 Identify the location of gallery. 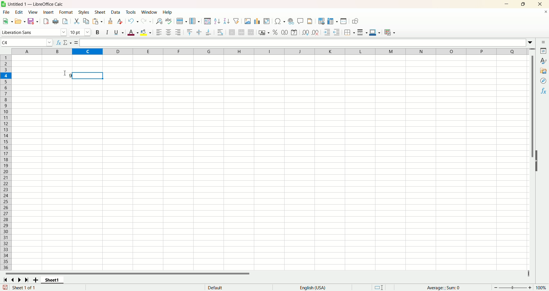
(543, 71).